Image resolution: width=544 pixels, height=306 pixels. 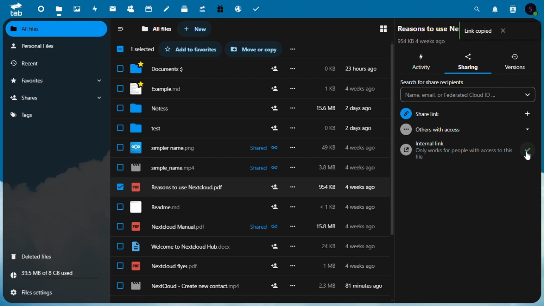 I want to click on storage, so click(x=56, y=275).